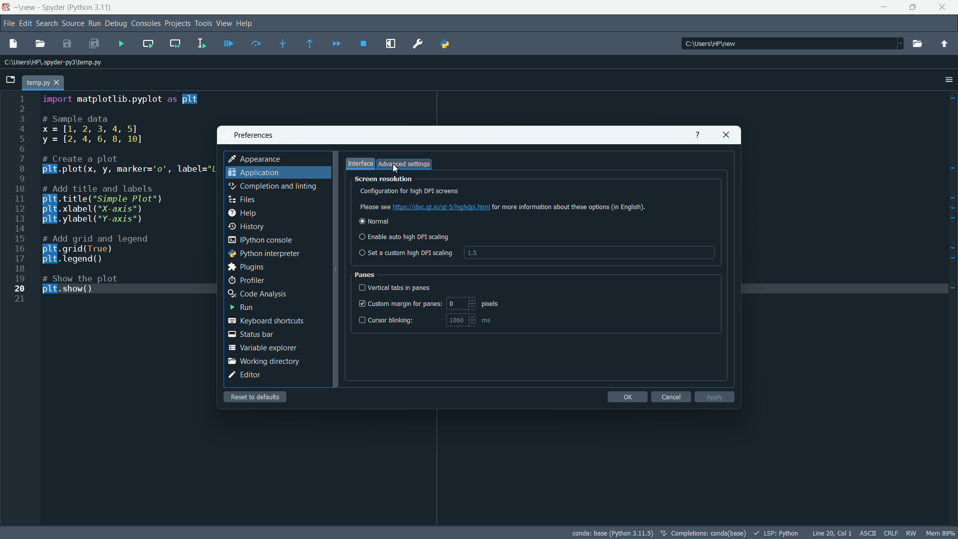 Image resolution: width=958 pixels, height=539 pixels. What do you see at coordinates (24, 23) in the screenshot?
I see `edit` at bounding box center [24, 23].